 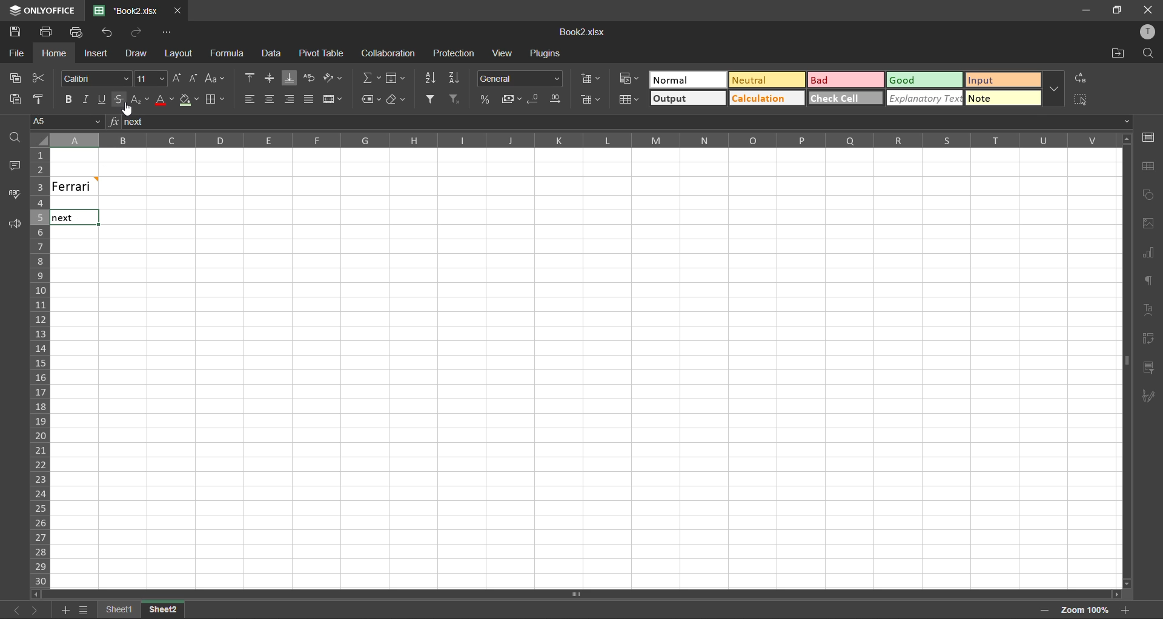 What do you see at coordinates (1149, 33) in the screenshot?
I see `profile` at bounding box center [1149, 33].